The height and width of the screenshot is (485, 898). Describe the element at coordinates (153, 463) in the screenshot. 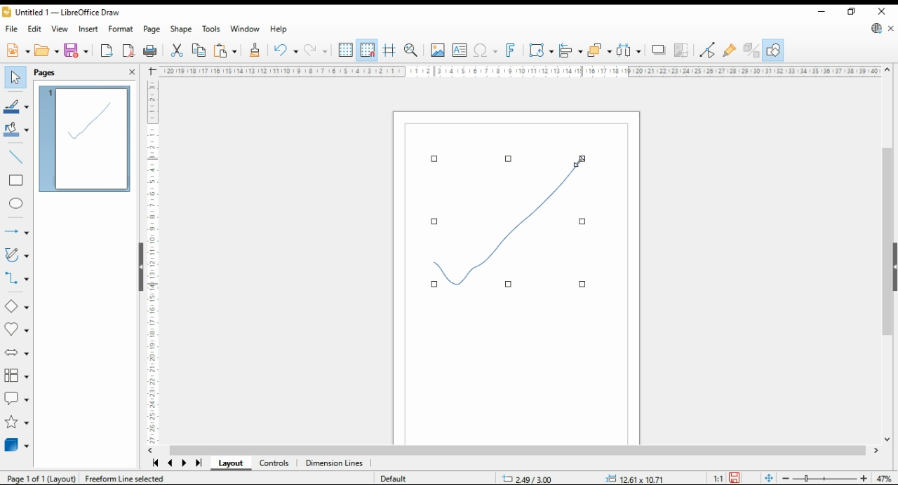

I see `first page` at that location.